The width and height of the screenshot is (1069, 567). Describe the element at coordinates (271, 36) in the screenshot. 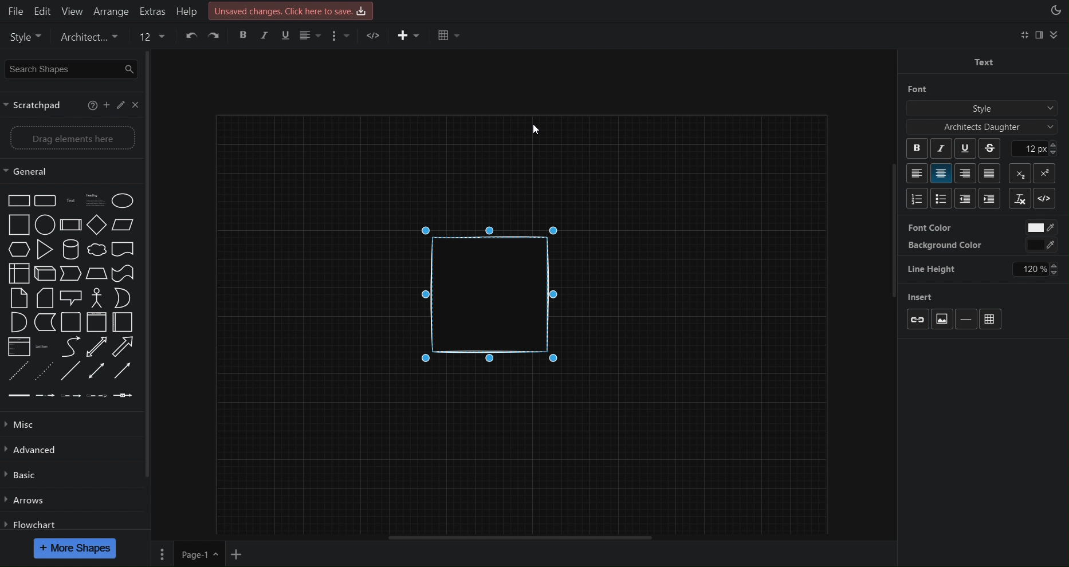

I see `Send to back` at that location.